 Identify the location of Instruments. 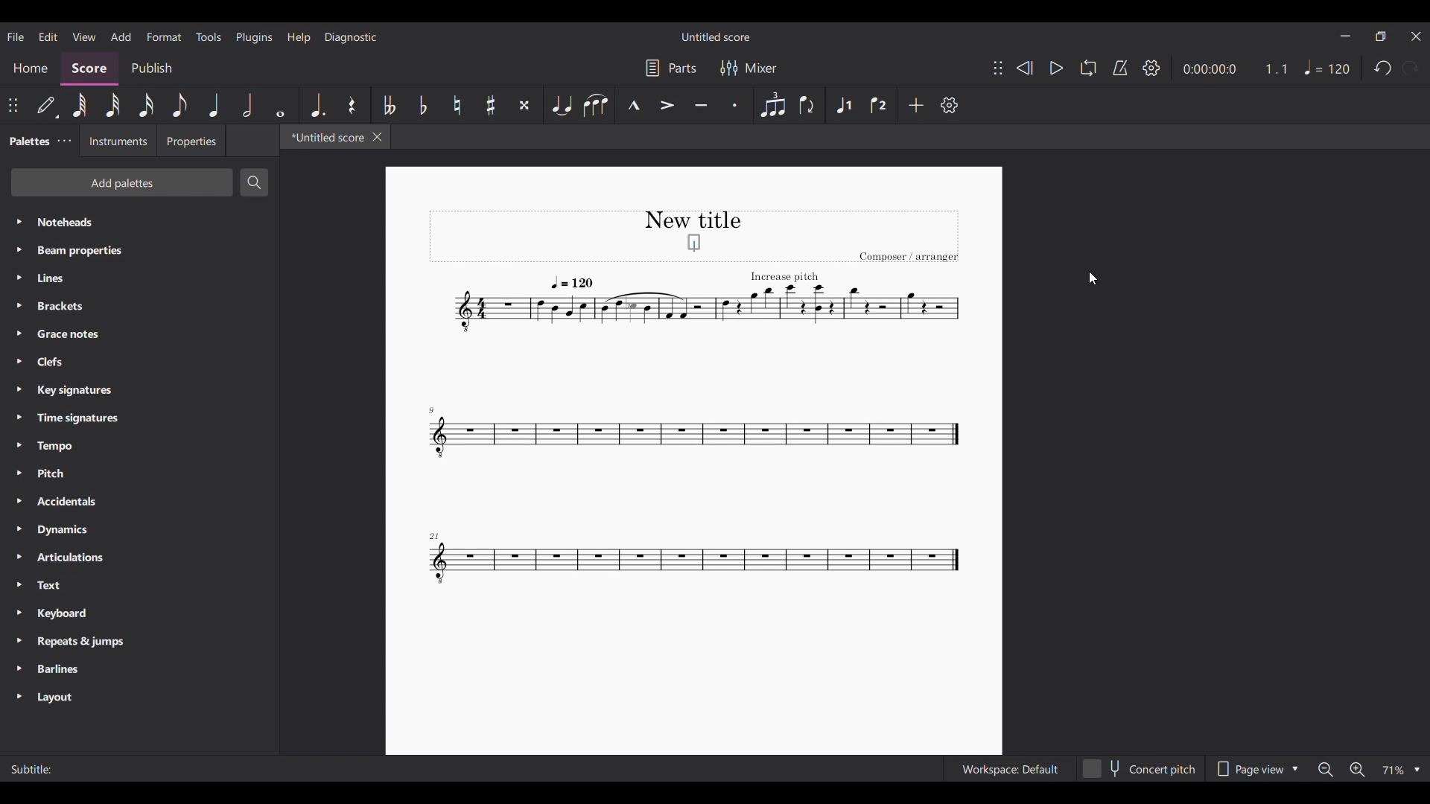
(116, 141).